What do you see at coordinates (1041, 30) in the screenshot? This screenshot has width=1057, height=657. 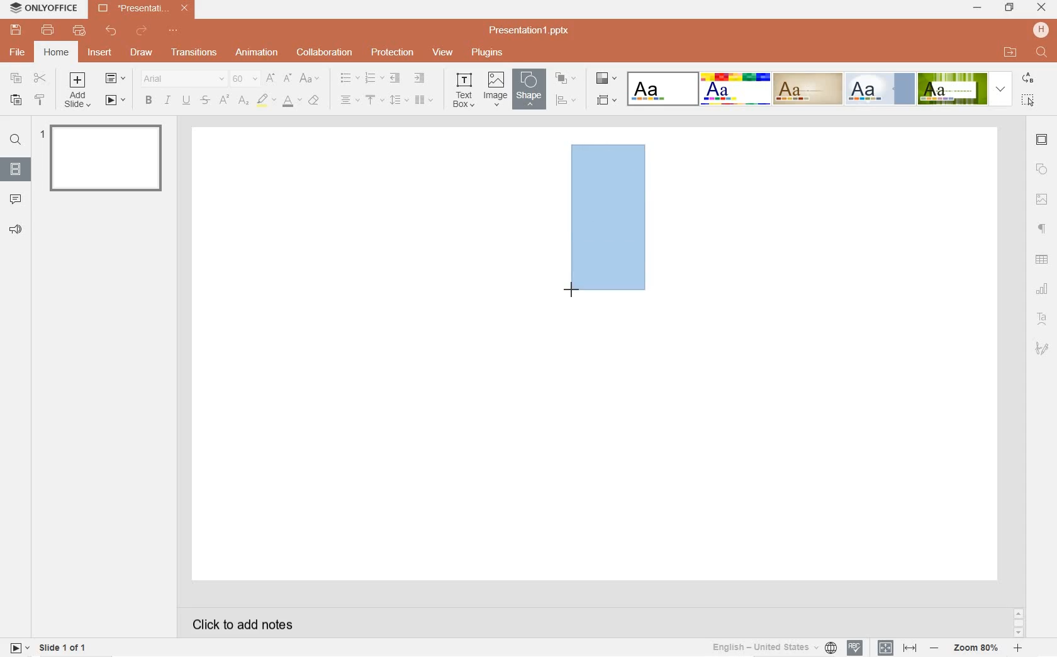 I see `HP` at bounding box center [1041, 30].